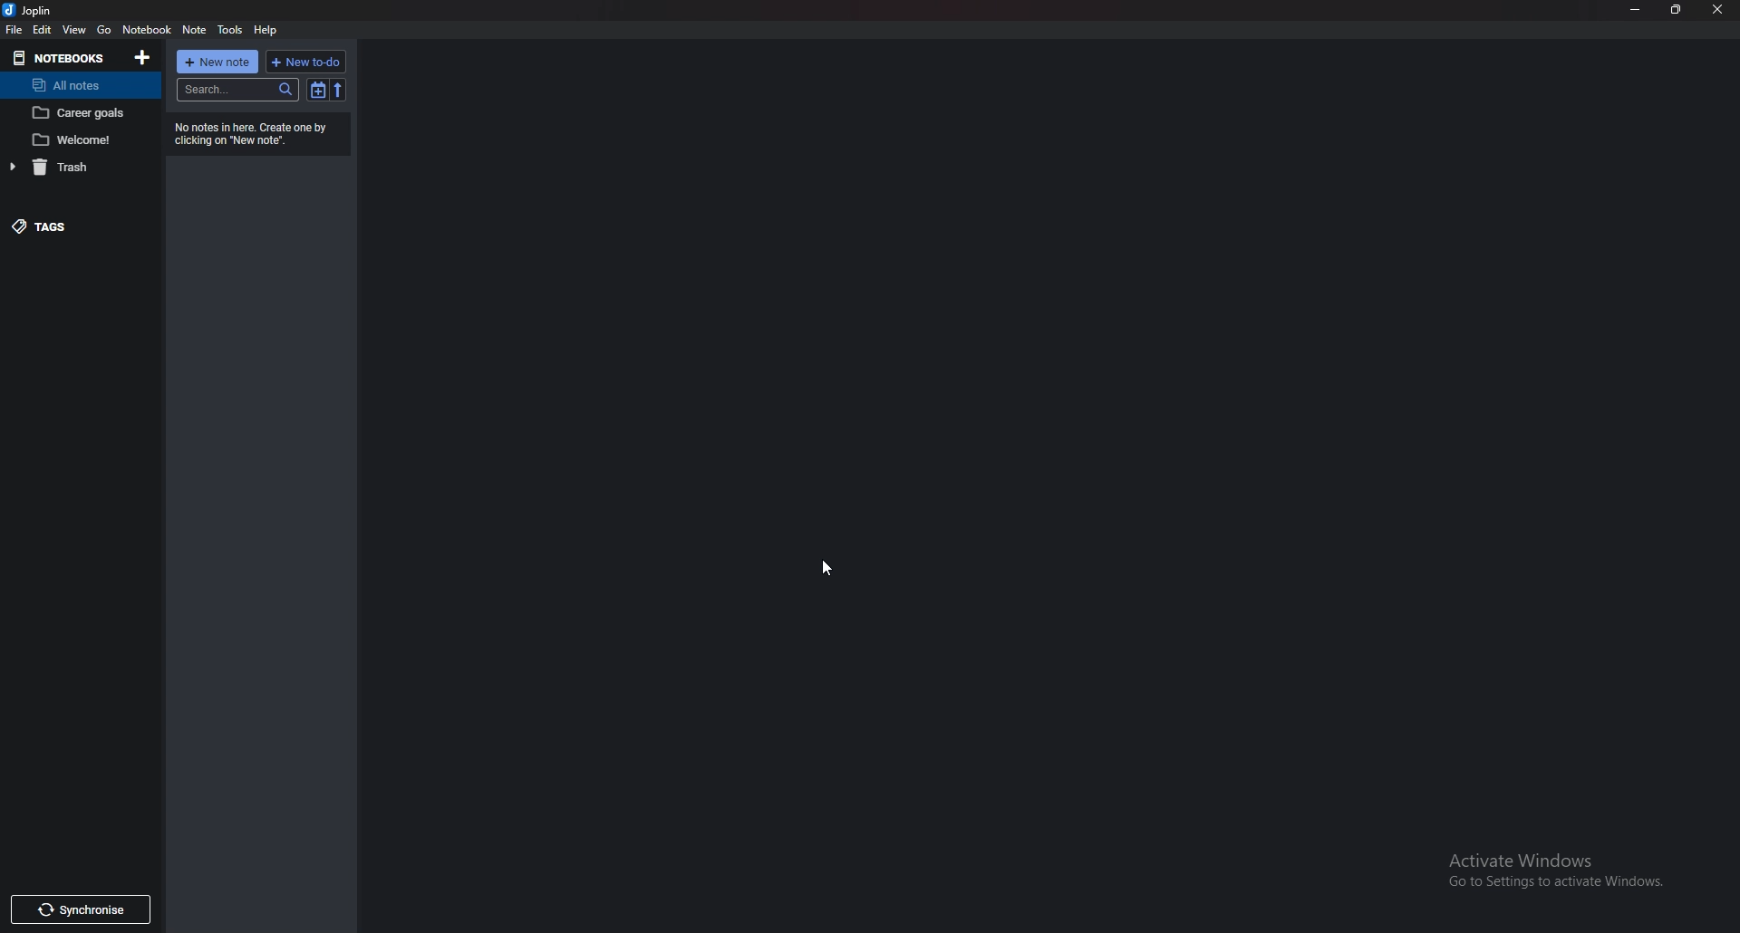 Image resolution: width=1740 pixels, height=933 pixels. What do you see at coordinates (72, 168) in the screenshot?
I see `trash` at bounding box center [72, 168].